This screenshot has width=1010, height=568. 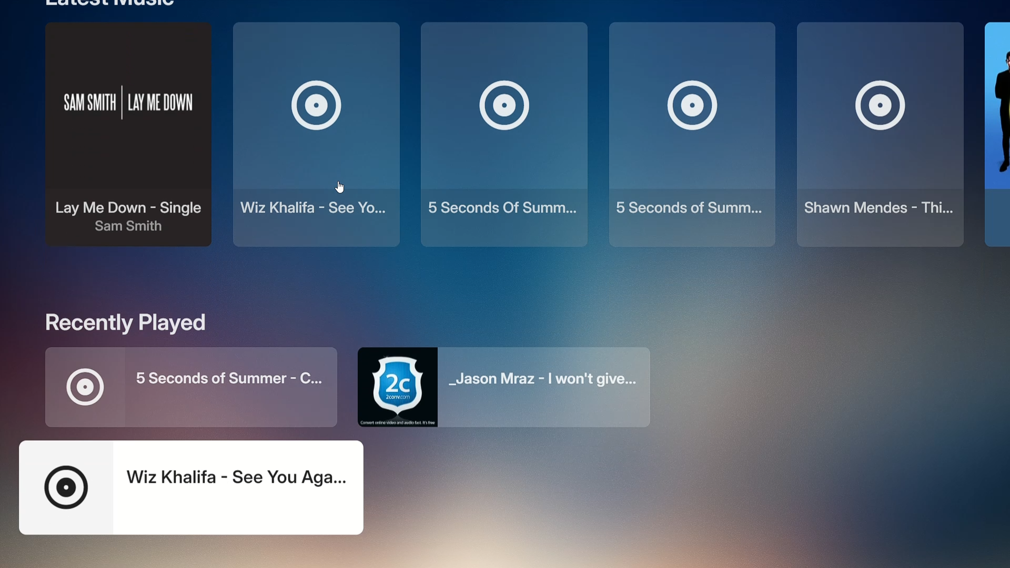 What do you see at coordinates (691, 136) in the screenshot?
I see `5 Seconds of` at bounding box center [691, 136].